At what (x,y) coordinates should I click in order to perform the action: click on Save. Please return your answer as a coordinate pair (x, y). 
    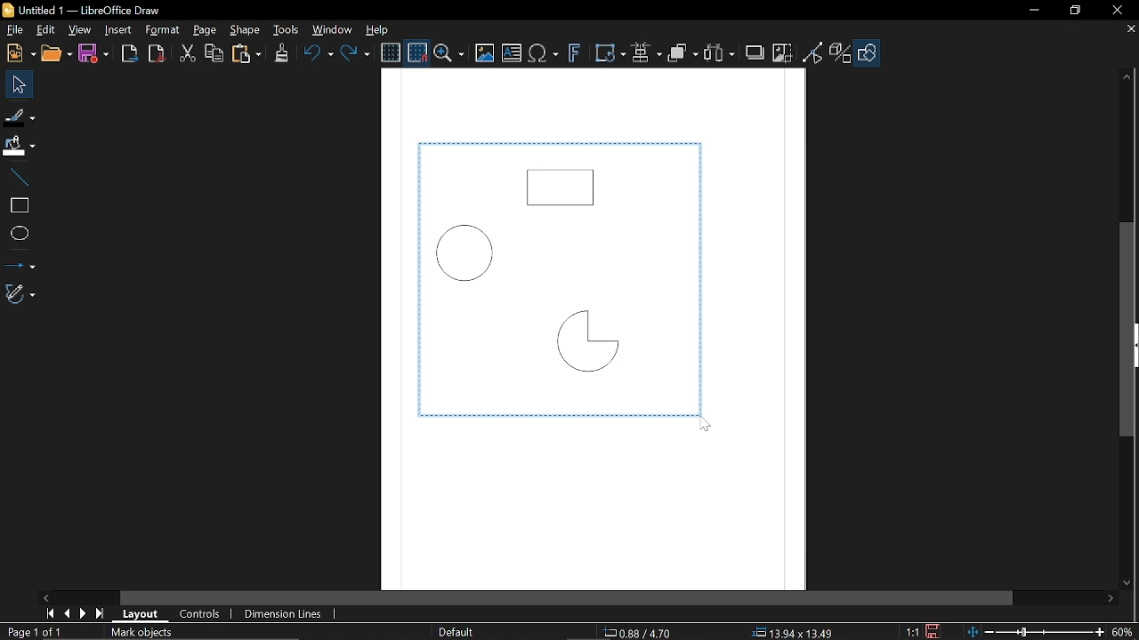
    Looking at the image, I should click on (94, 53).